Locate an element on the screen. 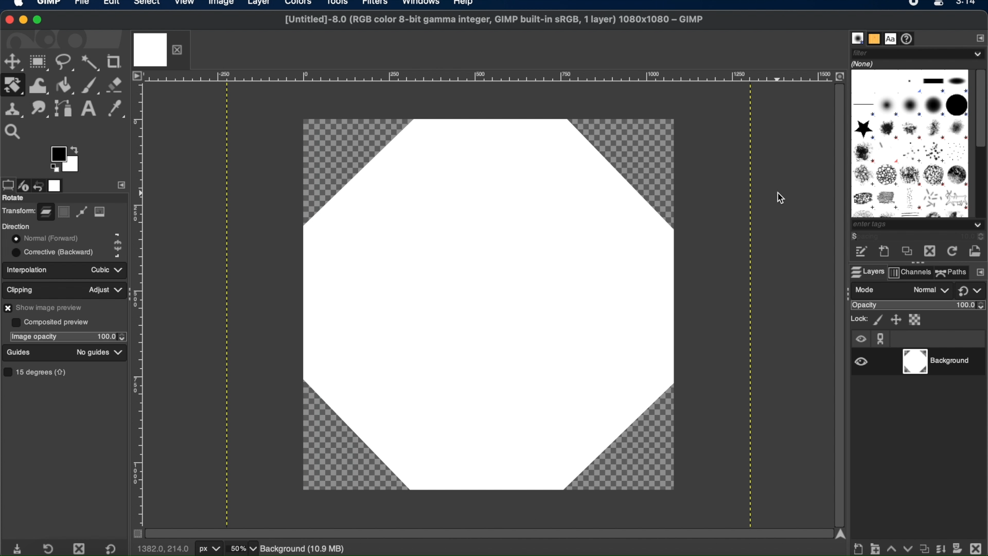 The image size is (988, 556). select is located at coordinates (147, 4).